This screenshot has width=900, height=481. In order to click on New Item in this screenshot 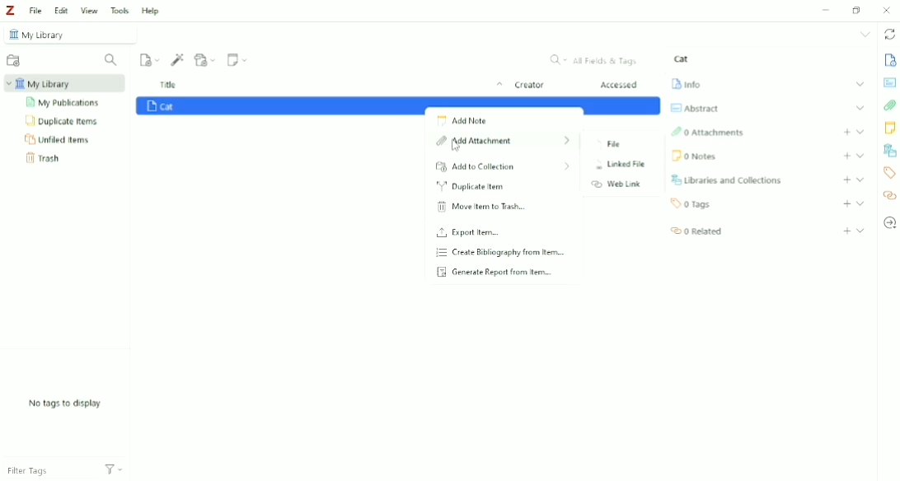, I will do `click(150, 58)`.